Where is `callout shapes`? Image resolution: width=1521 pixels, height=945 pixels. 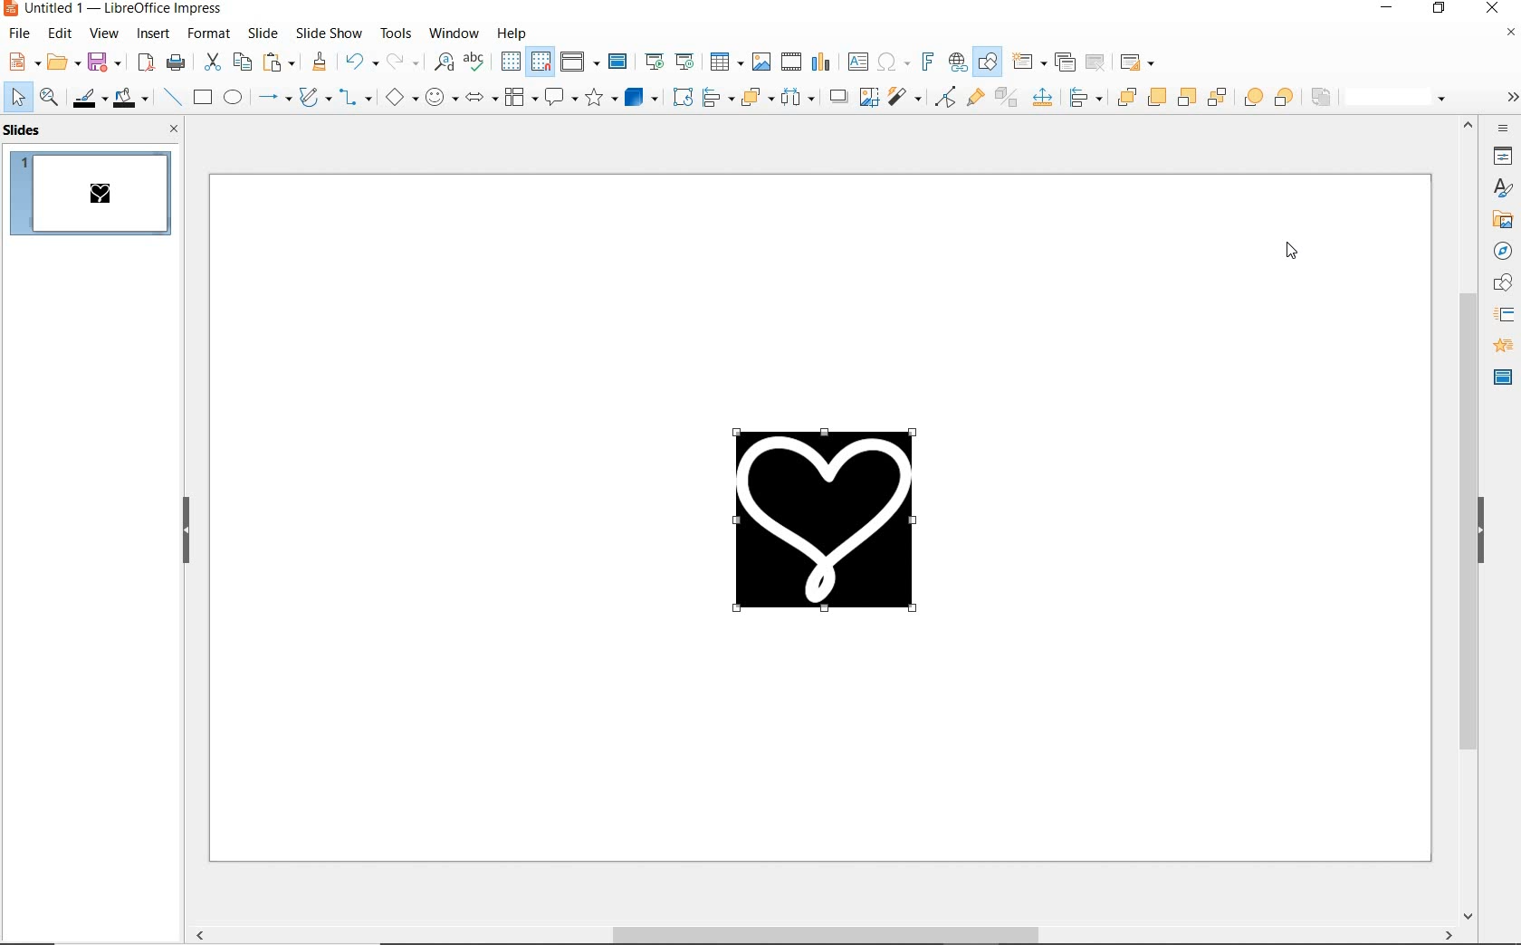 callout shapes is located at coordinates (560, 96).